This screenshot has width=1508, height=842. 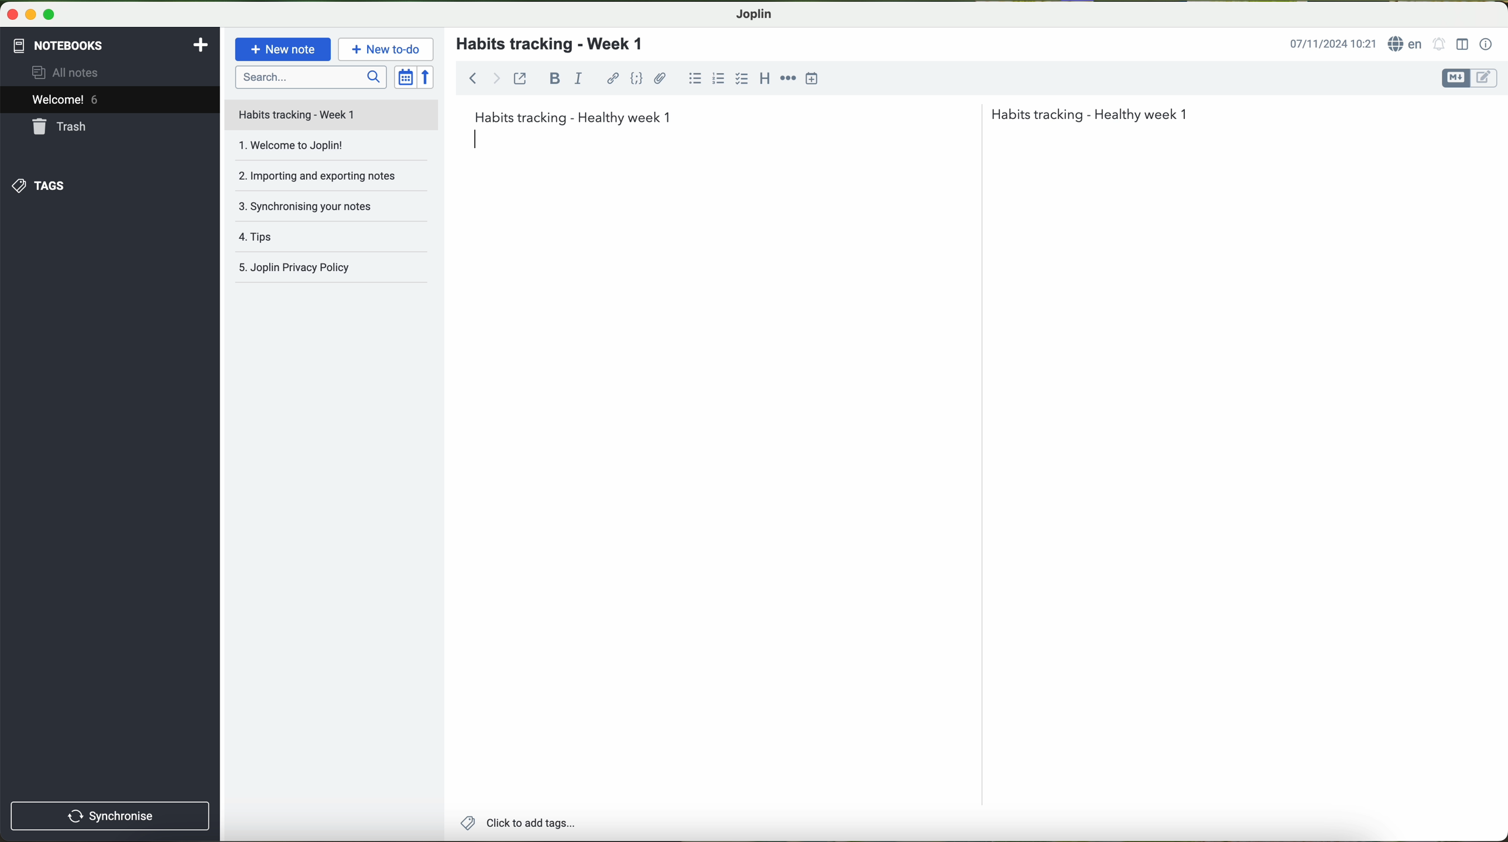 What do you see at coordinates (1333, 43) in the screenshot?
I see `date and hour` at bounding box center [1333, 43].